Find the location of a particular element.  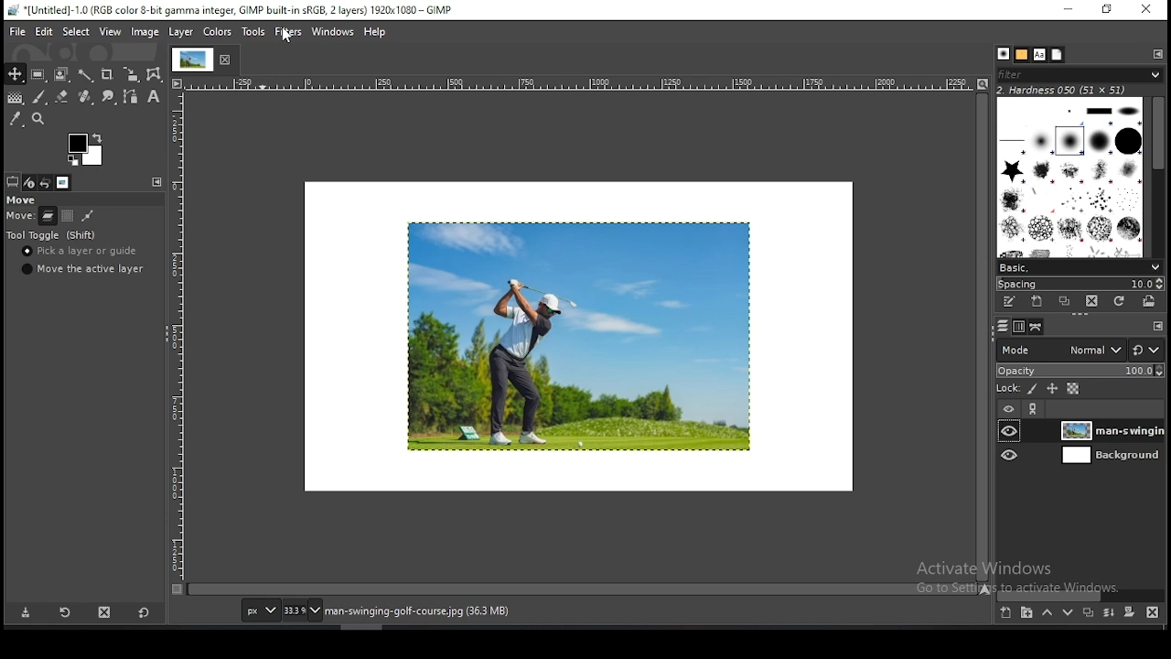

smudge tool is located at coordinates (109, 96).